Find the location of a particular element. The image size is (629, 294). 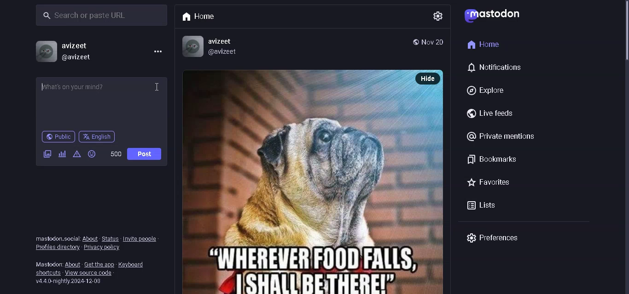

language is located at coordinates (98, 136).